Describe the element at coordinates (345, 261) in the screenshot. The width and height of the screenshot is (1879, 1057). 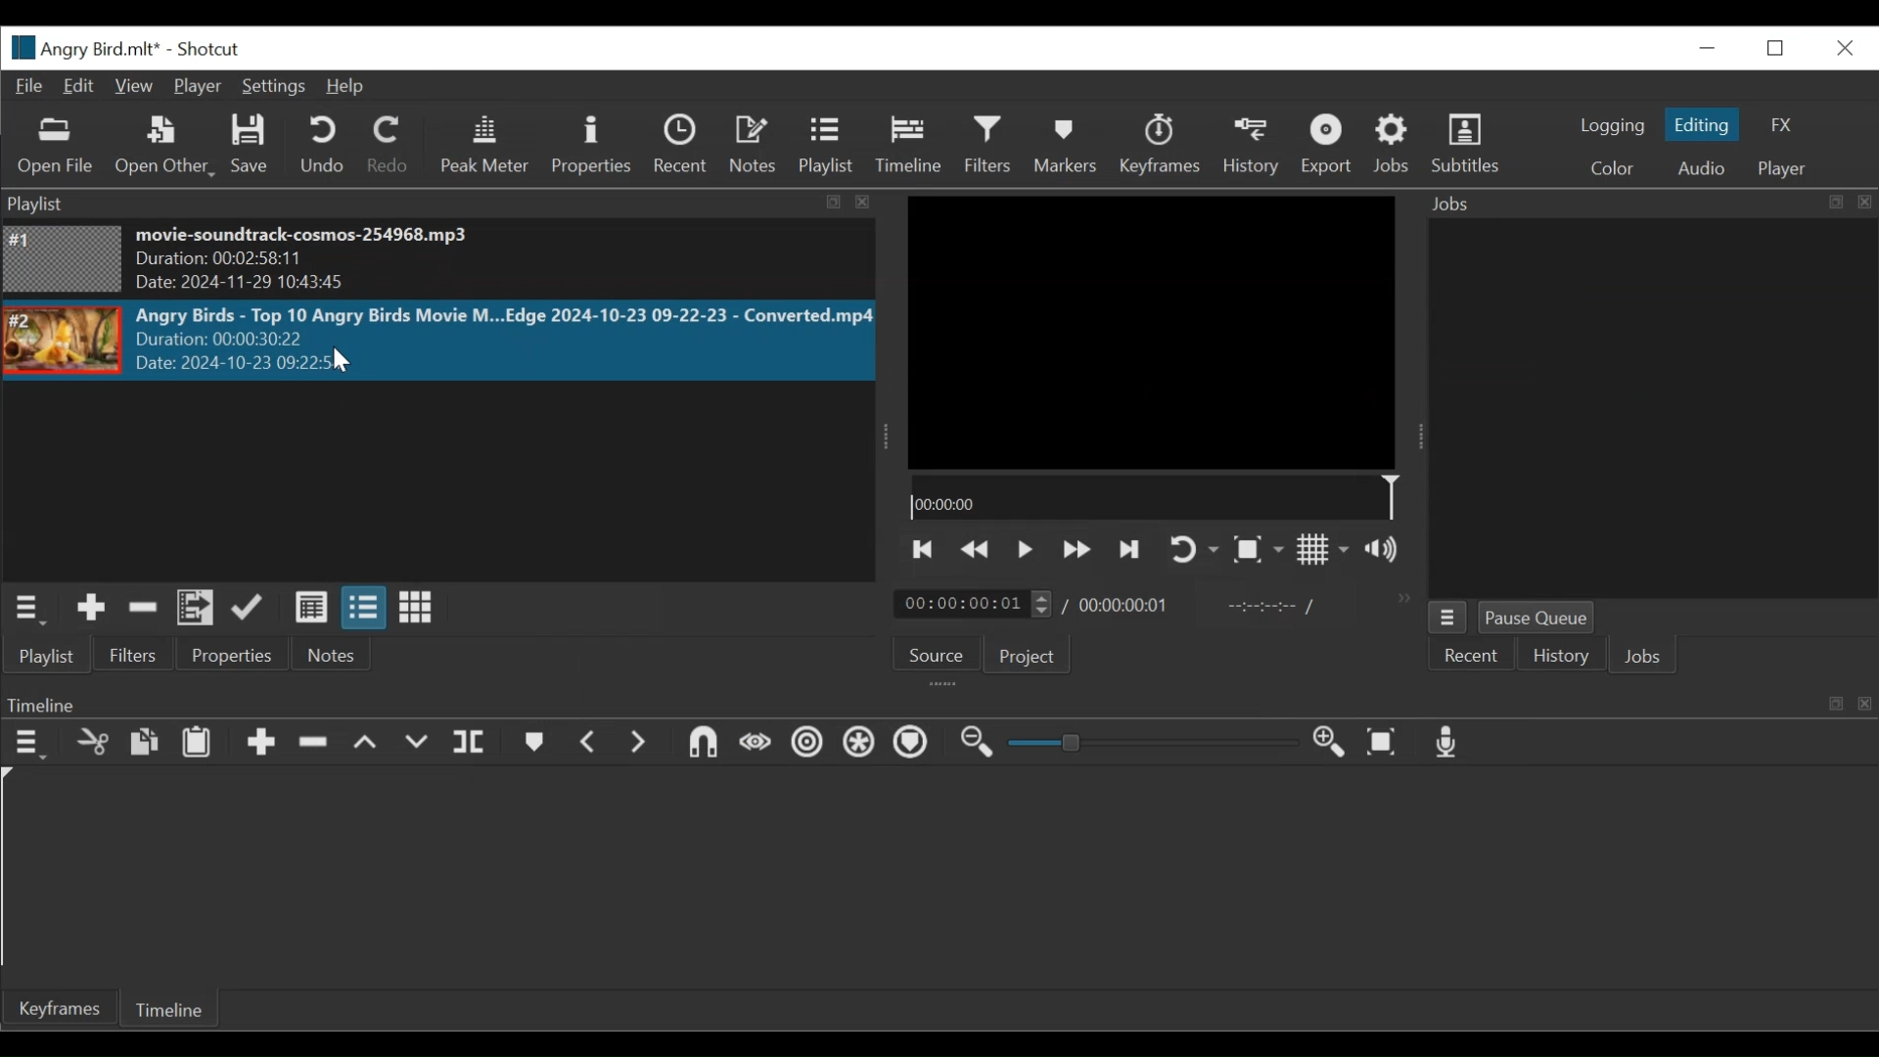
I see `movie-soundtrack-cosmos-254968.mp3
Duration: 00:02:58:11
Date: 2024-11-29 10:43:45` at that location.